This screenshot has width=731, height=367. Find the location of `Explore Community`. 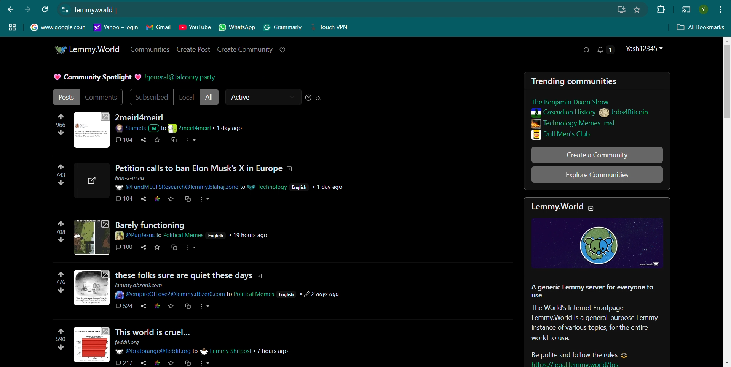

Explore Community is located at coordinates (597, 175).